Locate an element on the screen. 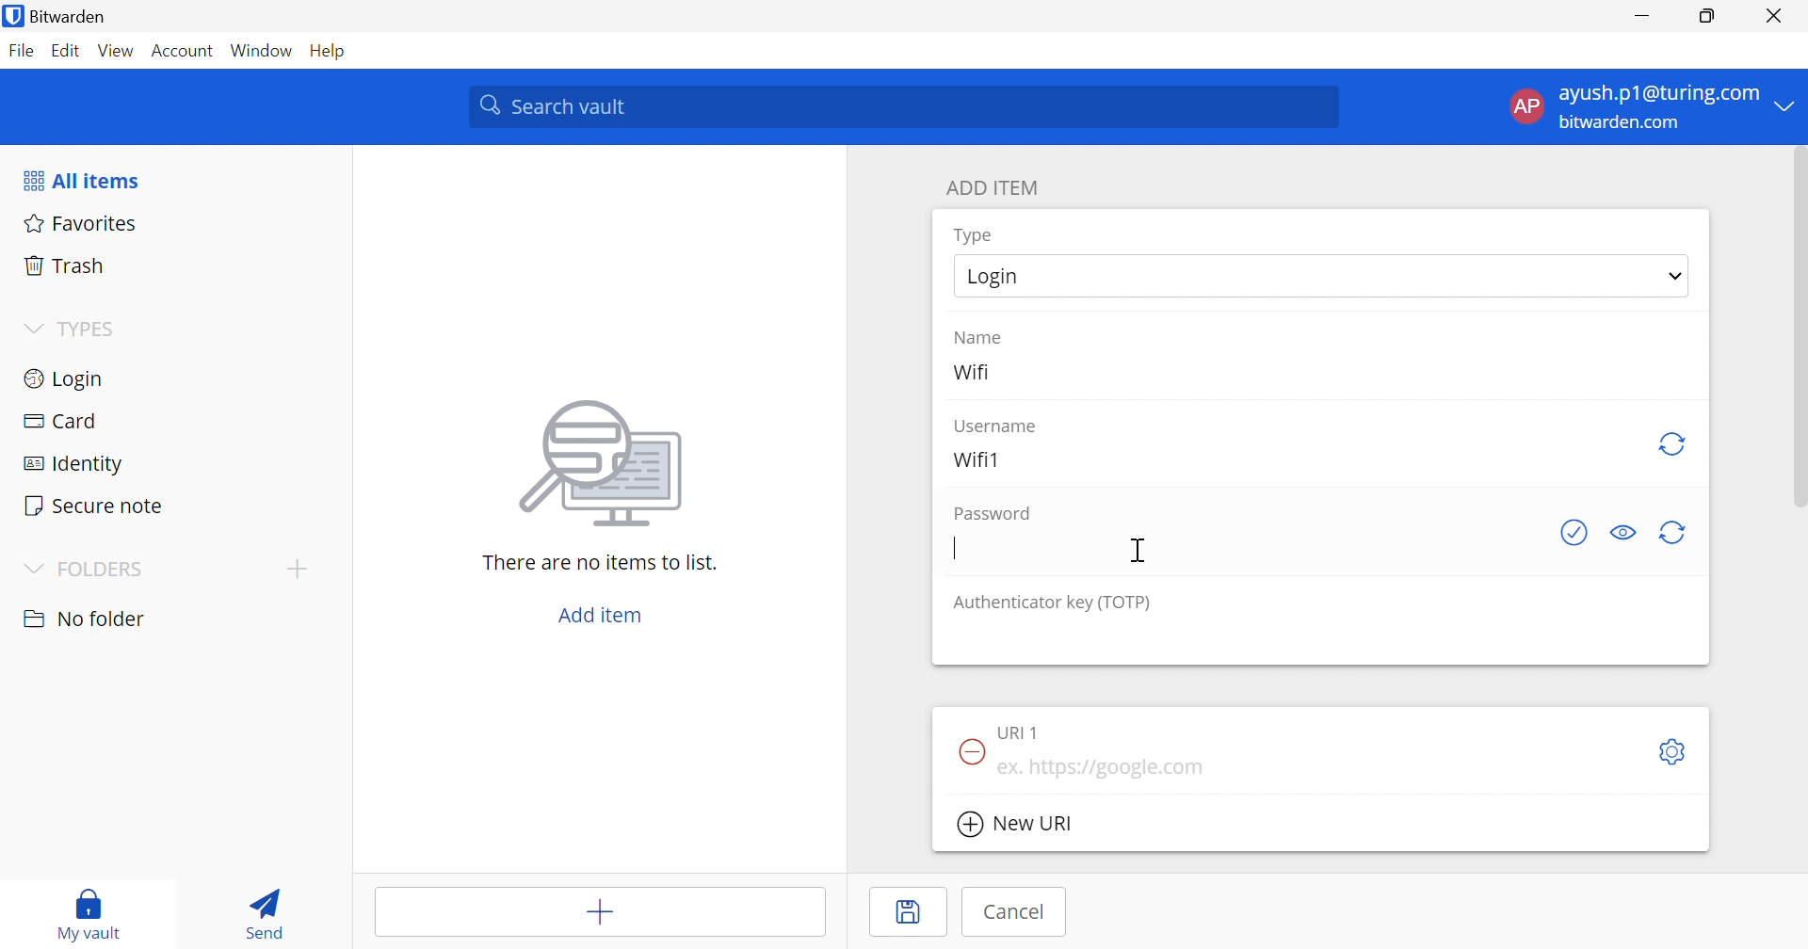 The height and width of the screenshot is (949, 1808). There are no items to list. is located at coordinates (602, 561).